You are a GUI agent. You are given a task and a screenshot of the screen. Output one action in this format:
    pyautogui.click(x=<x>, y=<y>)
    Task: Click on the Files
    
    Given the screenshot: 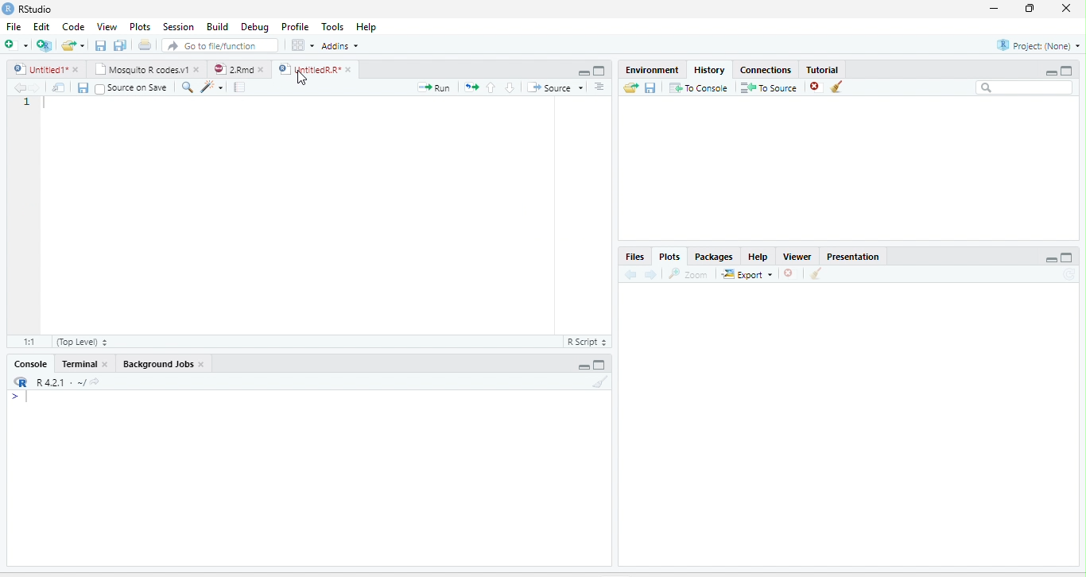 What is the action you would take?
    pyautogui.click(x=635, y=257)
    